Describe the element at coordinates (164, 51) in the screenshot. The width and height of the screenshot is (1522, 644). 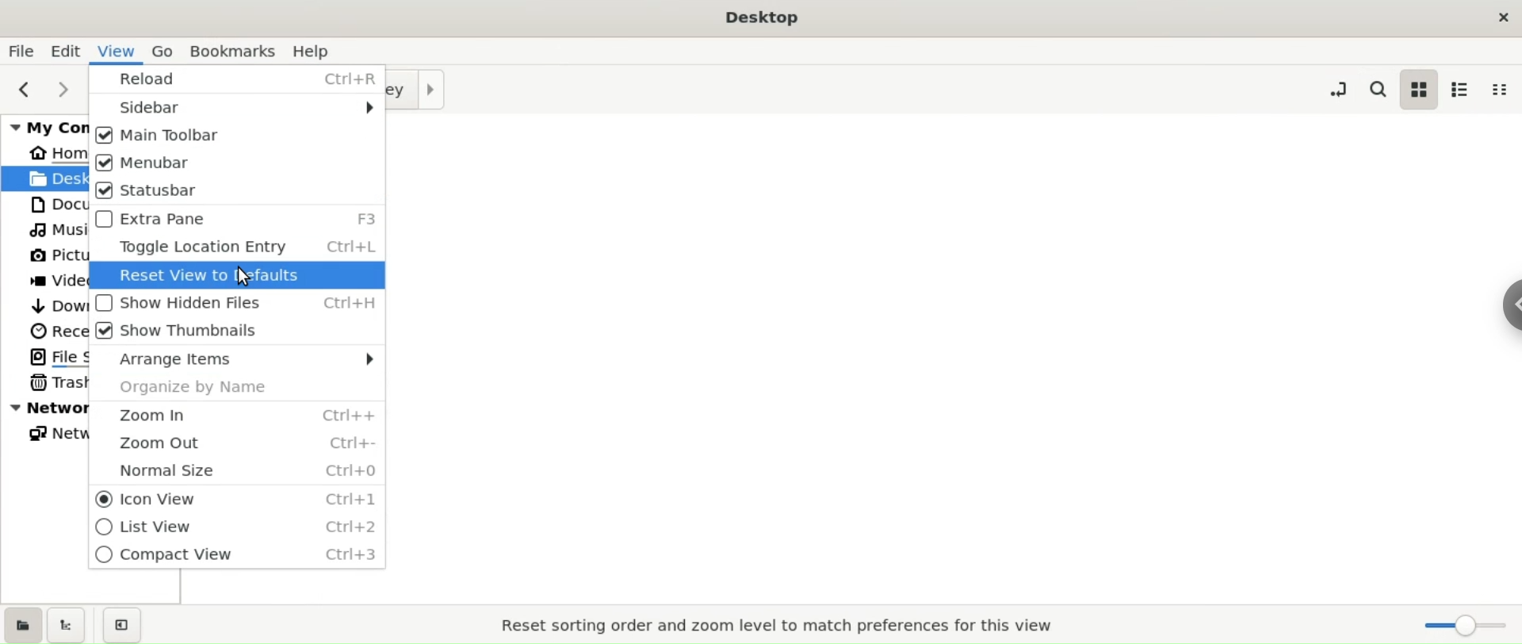
I see `go` at that location.